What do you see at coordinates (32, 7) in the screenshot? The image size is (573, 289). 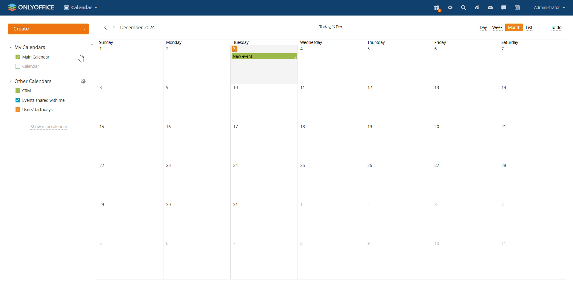 I see `logo` at bounding box center [32, 7].